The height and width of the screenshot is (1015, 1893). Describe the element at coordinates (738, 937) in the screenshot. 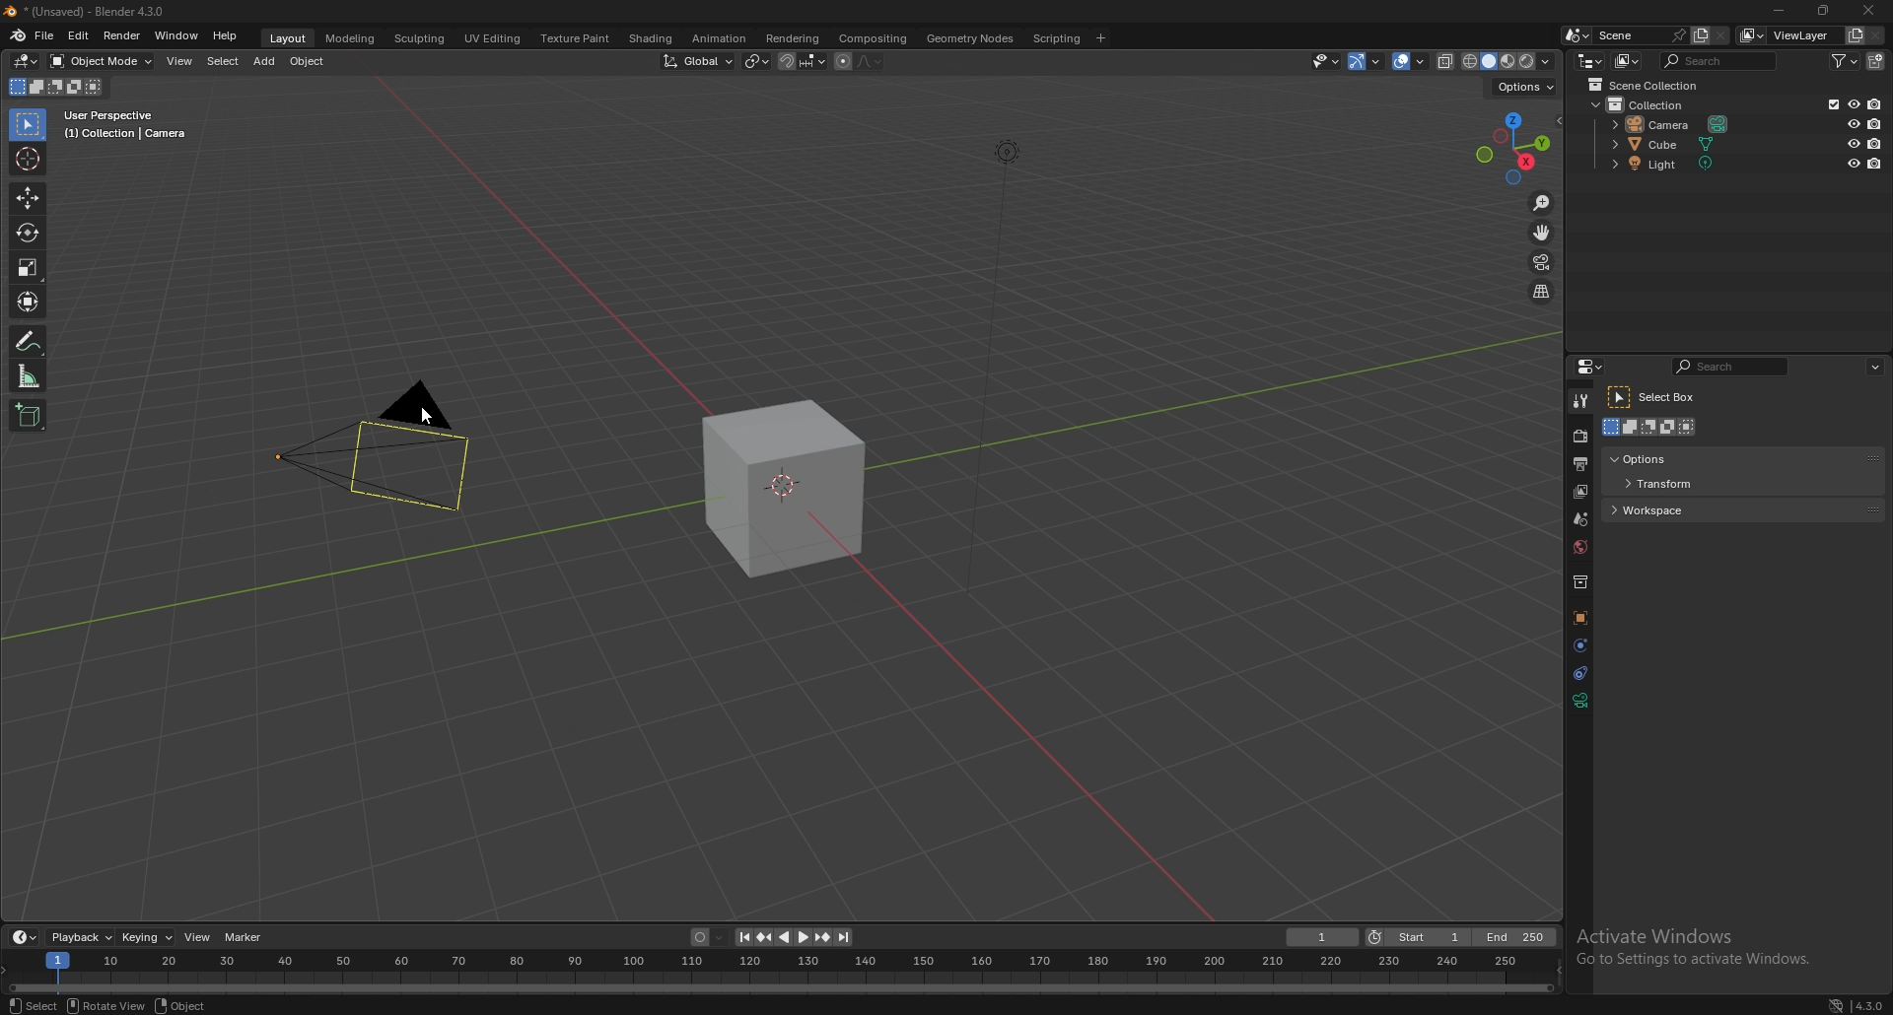

I see `jump to endpoint` at that location.